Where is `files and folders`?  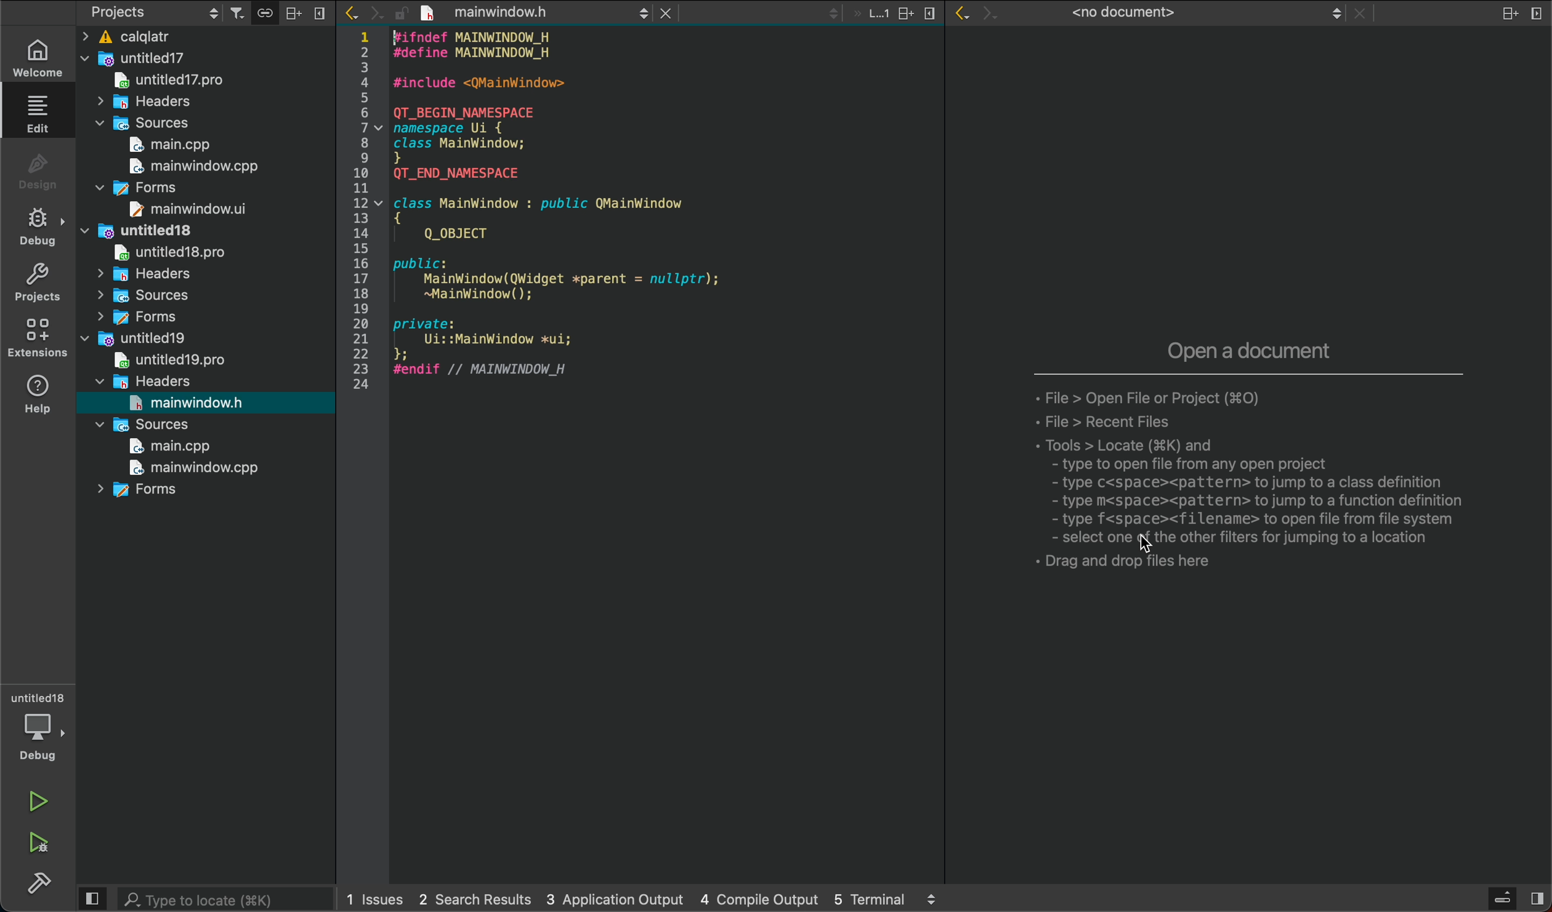 files and folders is located at coordinates (206, 38).